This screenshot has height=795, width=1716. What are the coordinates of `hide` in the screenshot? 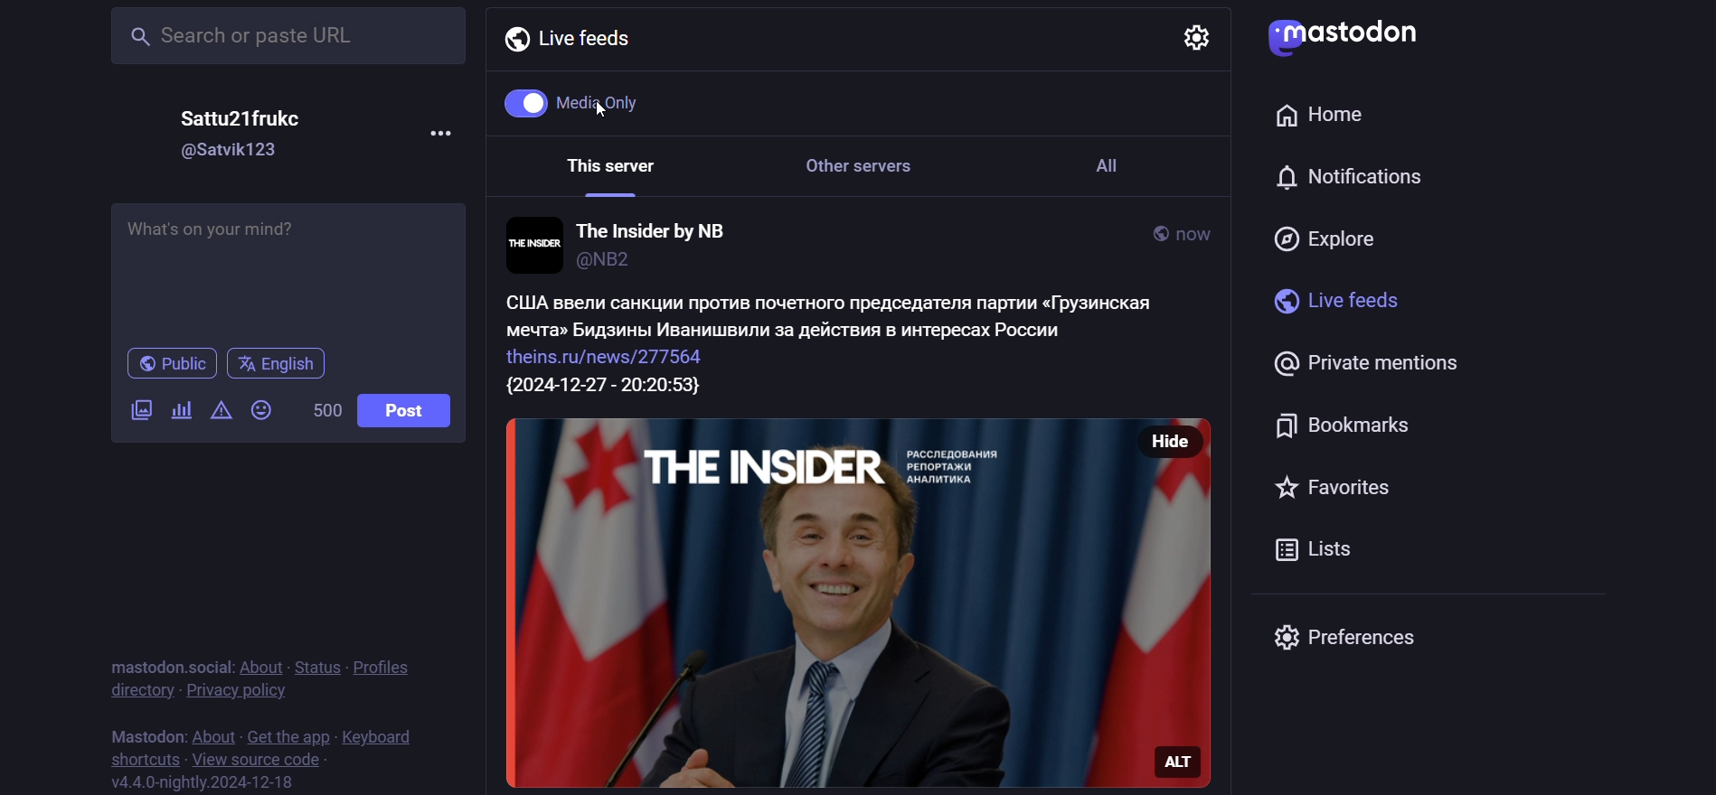 It's located at (1186, 439).